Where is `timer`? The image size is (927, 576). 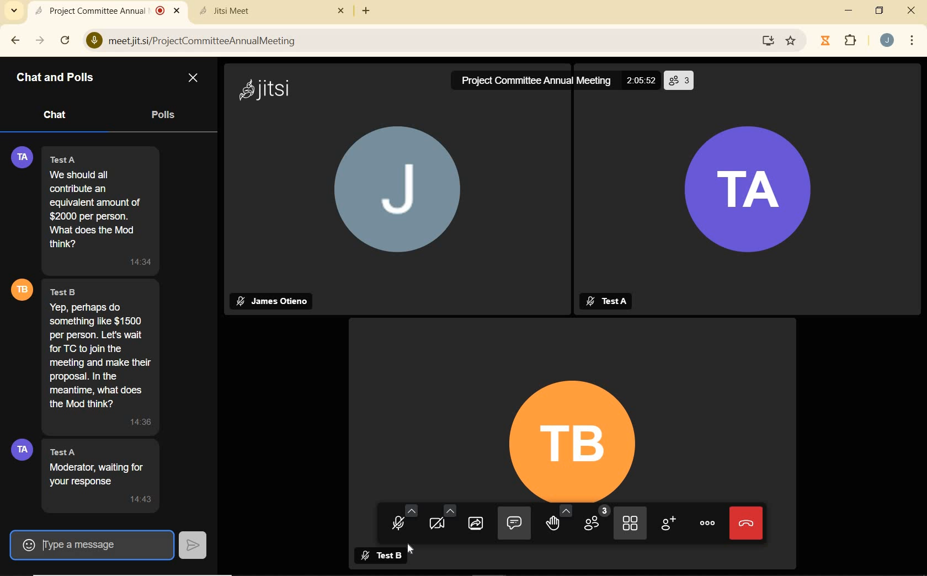 timer is located at coordinates (824, 41).